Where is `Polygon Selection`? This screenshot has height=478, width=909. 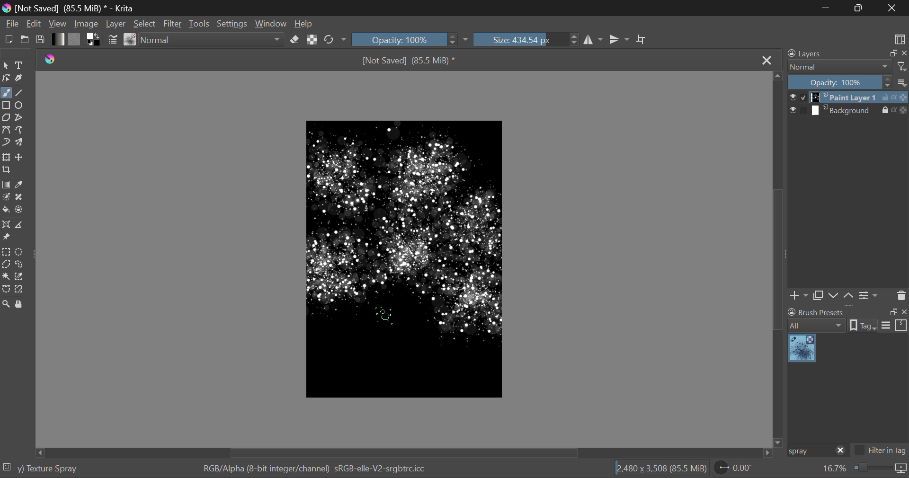 Polygon Selection is located at coordinates (6, 264).